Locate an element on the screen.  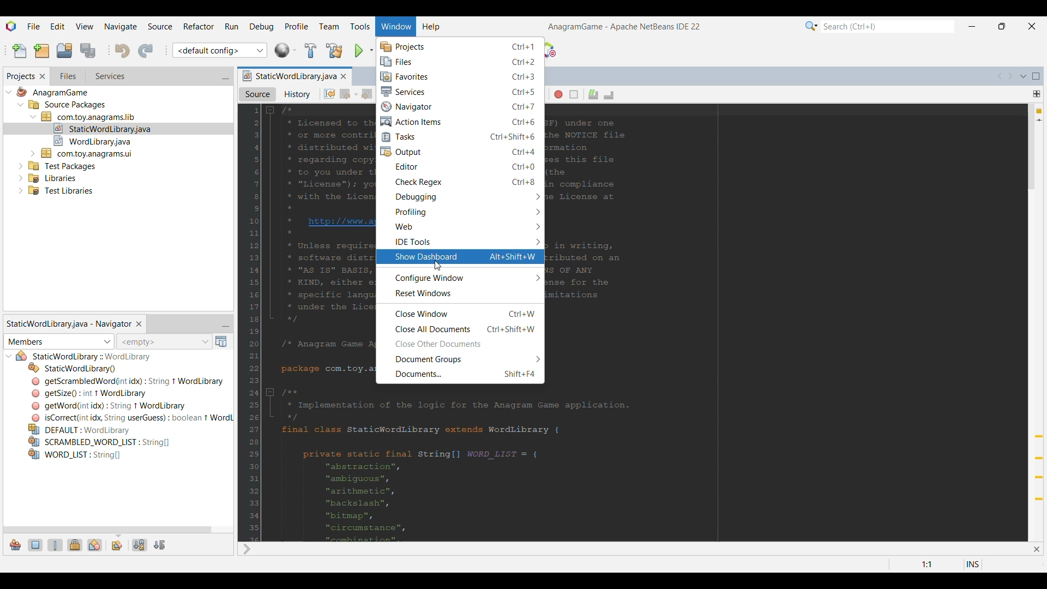
View menu is located at coordinates (85, 26).